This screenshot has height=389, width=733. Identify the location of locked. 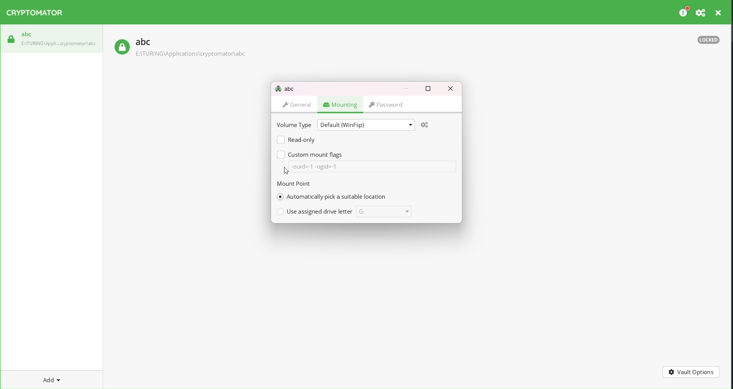
(120, 47).